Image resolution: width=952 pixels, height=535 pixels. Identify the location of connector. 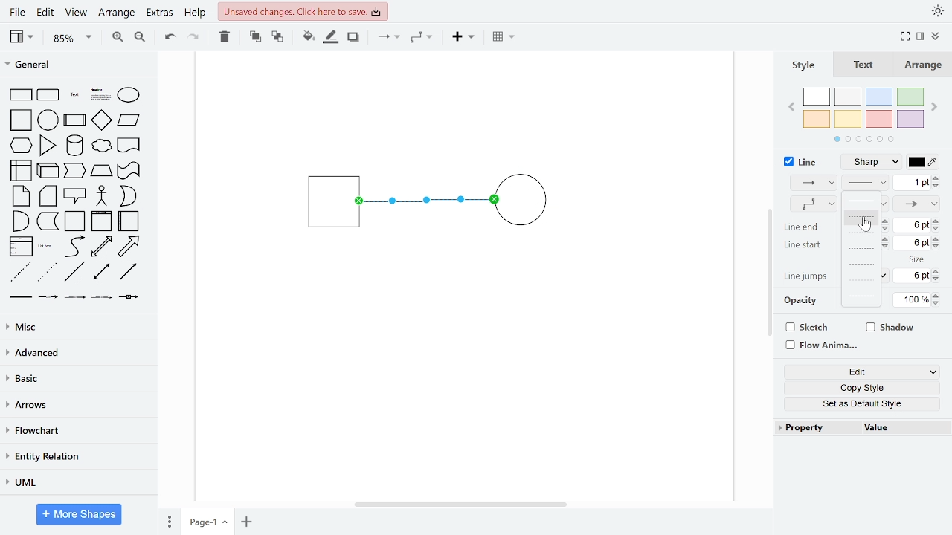
(388, 38).